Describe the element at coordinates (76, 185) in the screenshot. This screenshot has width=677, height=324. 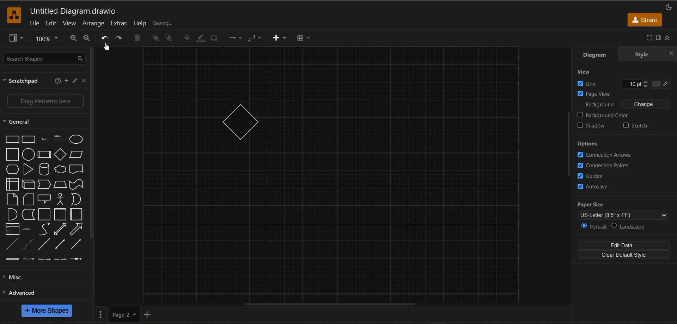
I see `Tape` at that location.